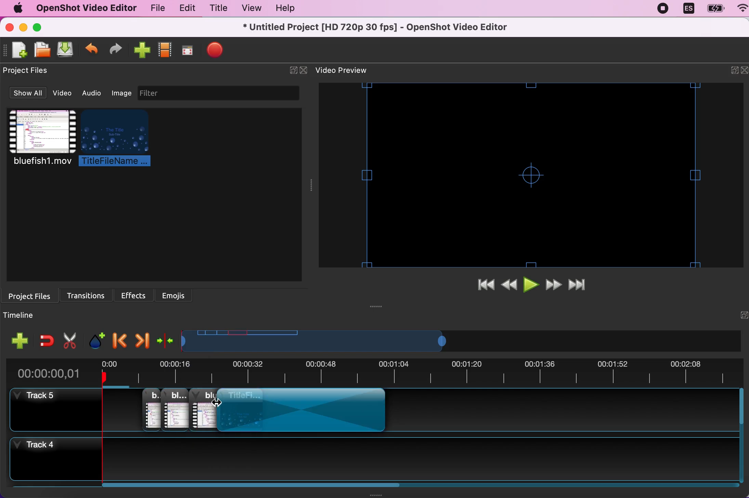 The width and height of the screenshot is (749, 498). I want to click on track 4, so click(429, 457).